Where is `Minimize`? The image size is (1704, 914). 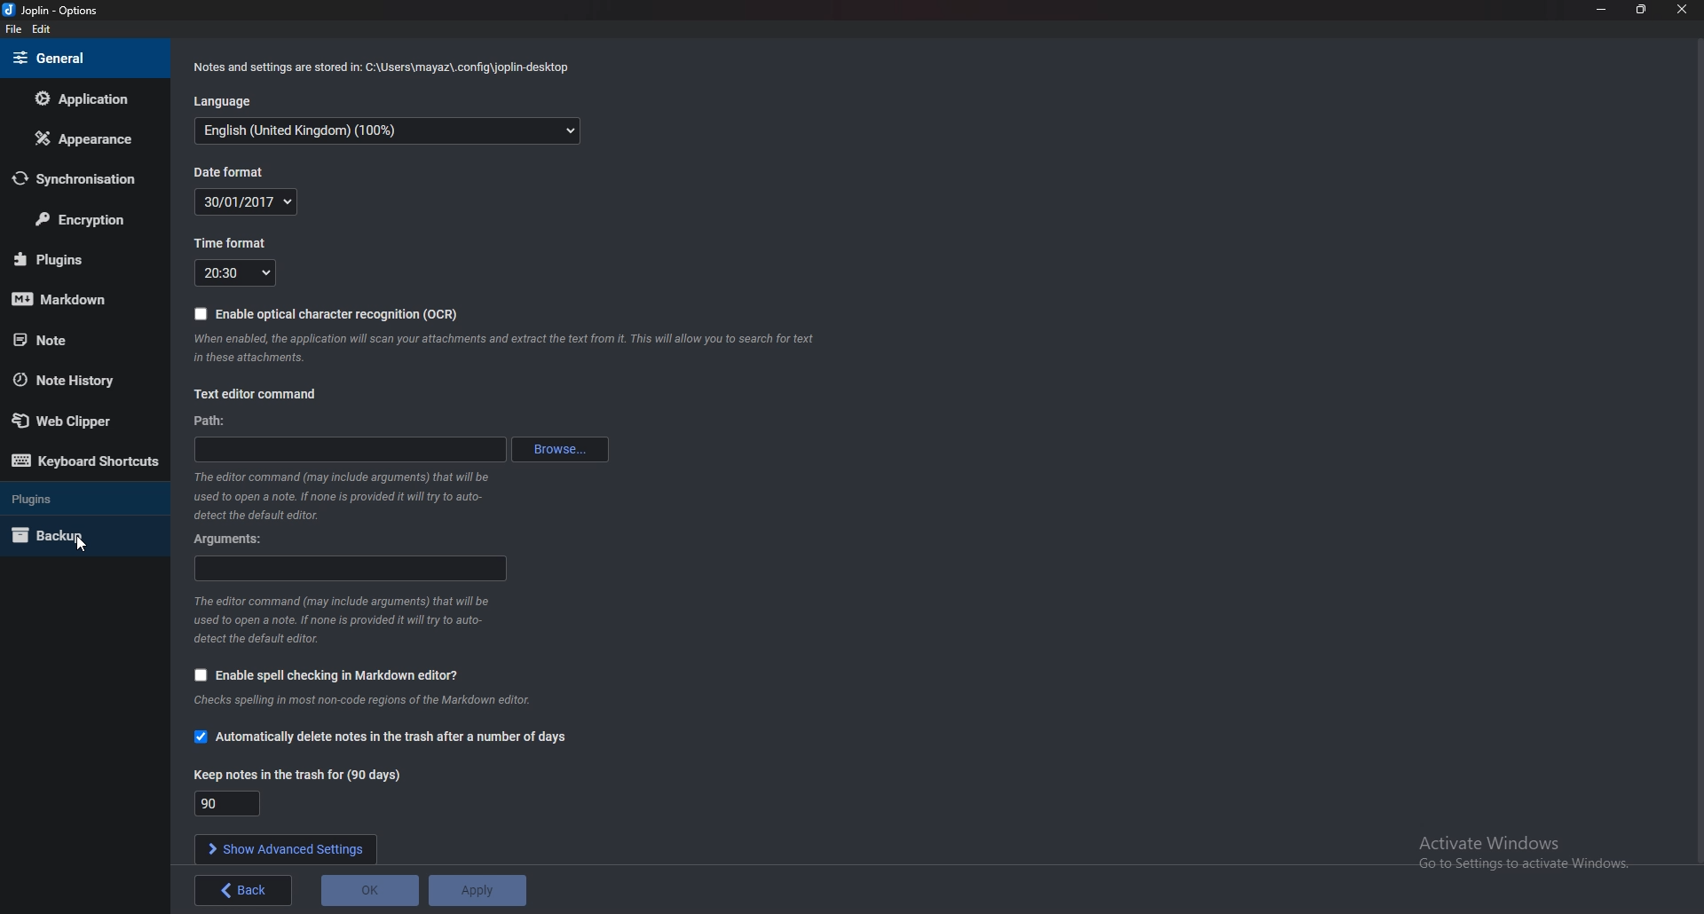
Minimize is located at coordinates (1602, 8).